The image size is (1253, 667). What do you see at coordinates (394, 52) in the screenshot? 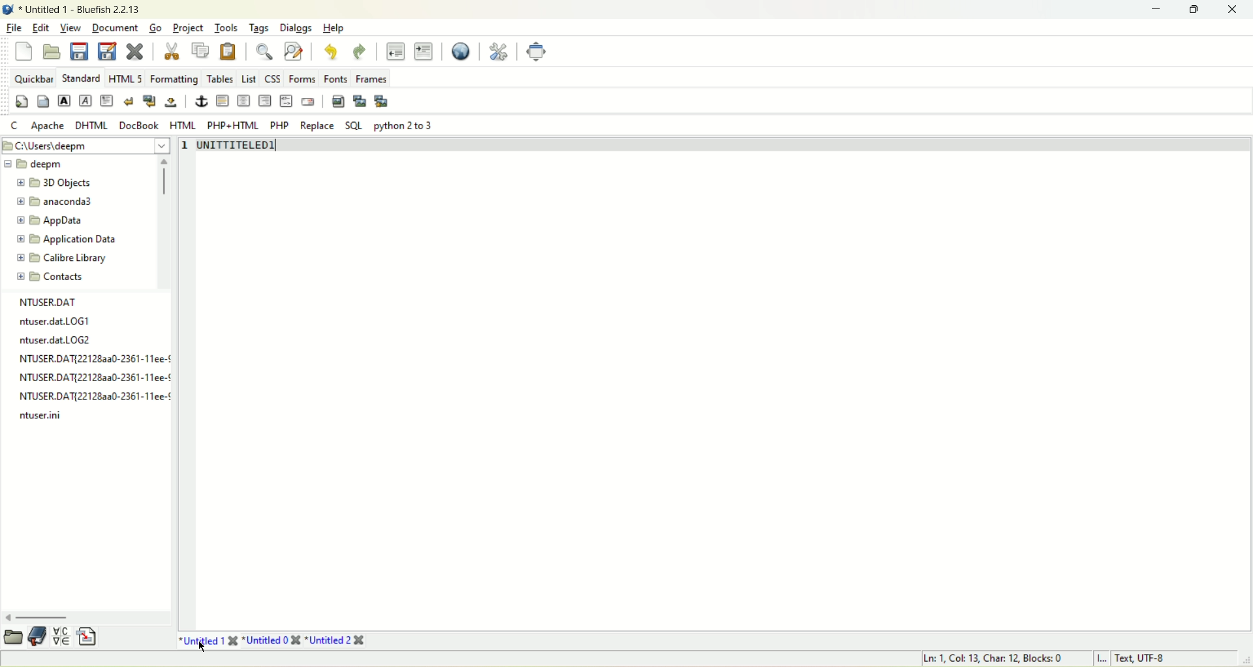
I see `unindent` at bounding box center [394, 52].